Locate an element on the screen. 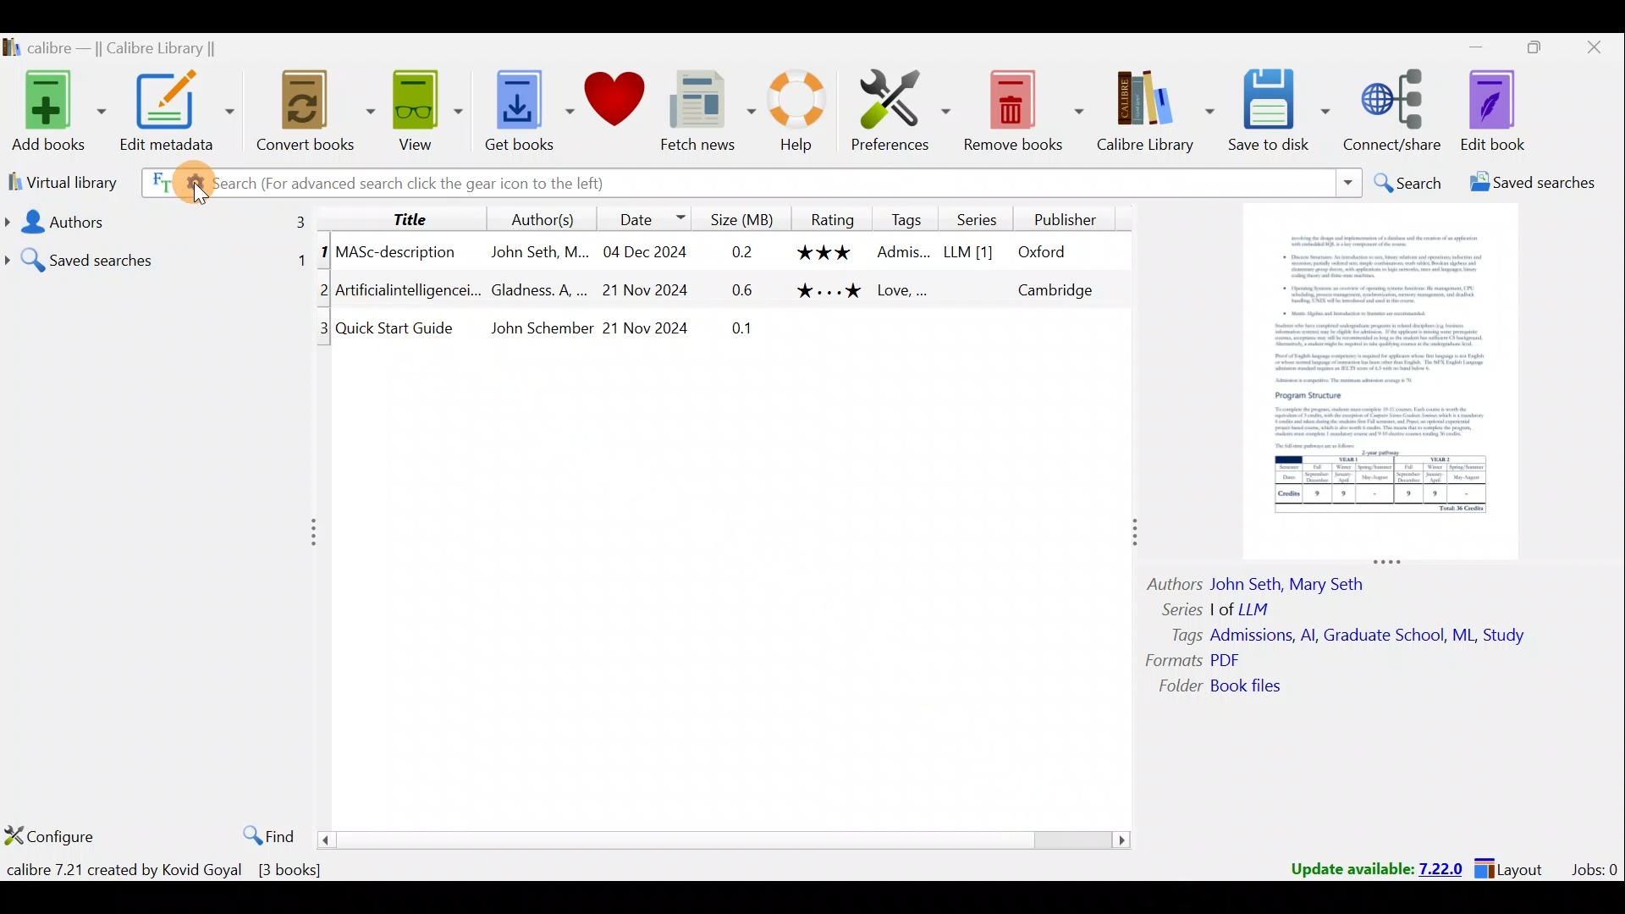  Authors is located at coordinates (158, 220).